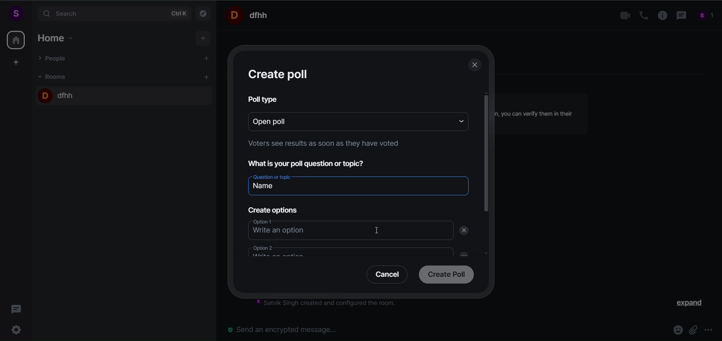 This screenshot has width=722, height=341. I want to click on attachment, so click(694, 329).